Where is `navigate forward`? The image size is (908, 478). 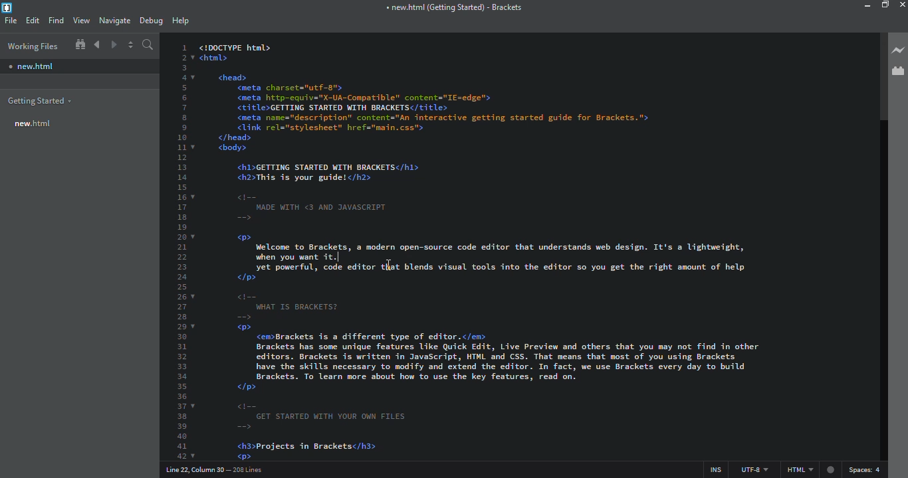 navigate forward is located at coordinates (115, 44).